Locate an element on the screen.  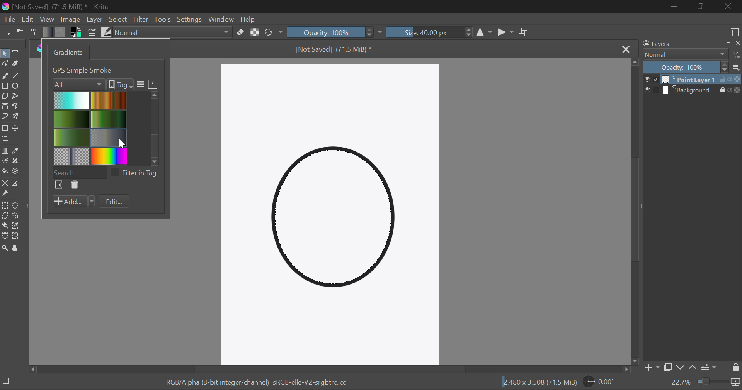
Pan is located at coordinates (17, 249).